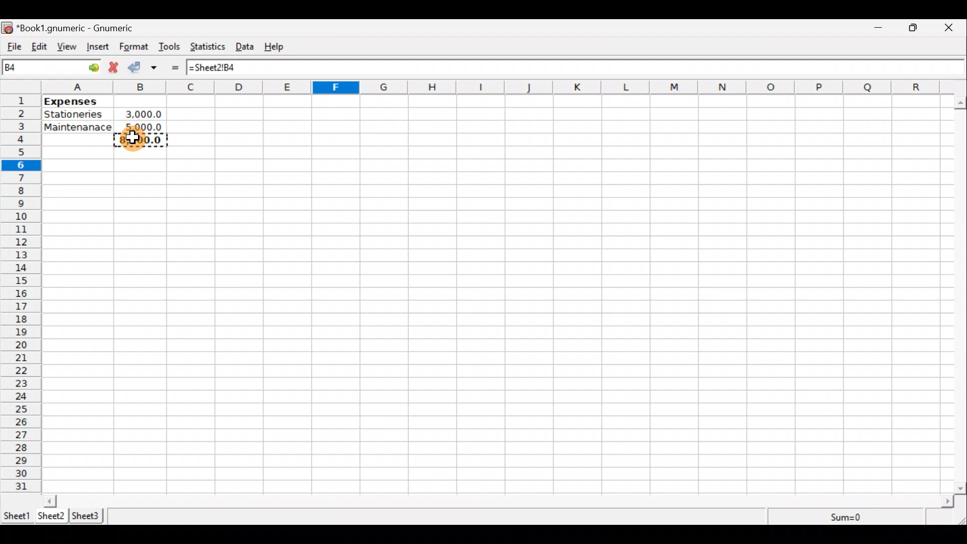  Describe the element at coordinates (78, 128) in the screenshot. I see `Maintenance` at that location.